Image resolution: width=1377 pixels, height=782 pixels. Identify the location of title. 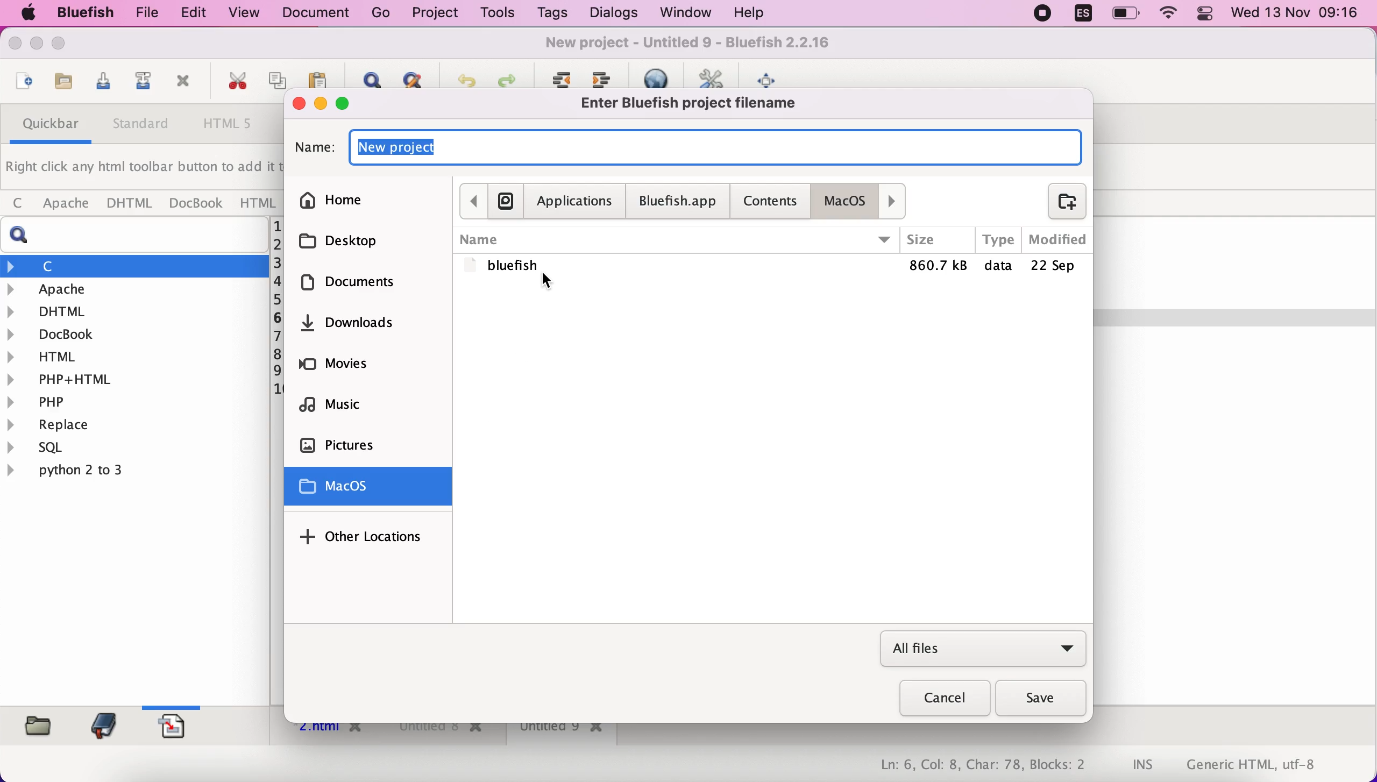
(694, 45).